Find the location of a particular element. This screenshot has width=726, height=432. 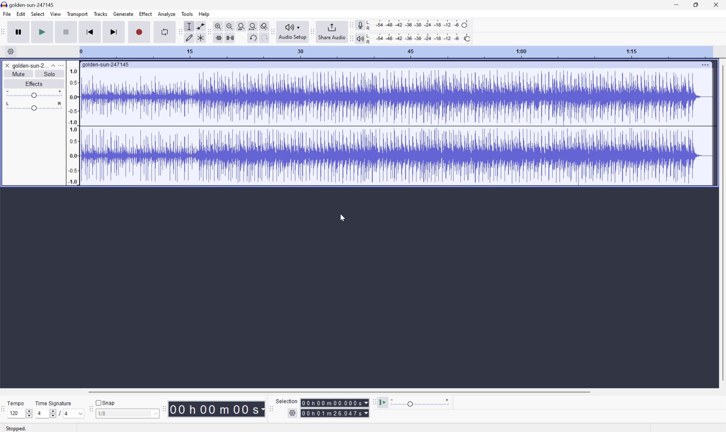

Zoom in is located at coordinates (219, 26).